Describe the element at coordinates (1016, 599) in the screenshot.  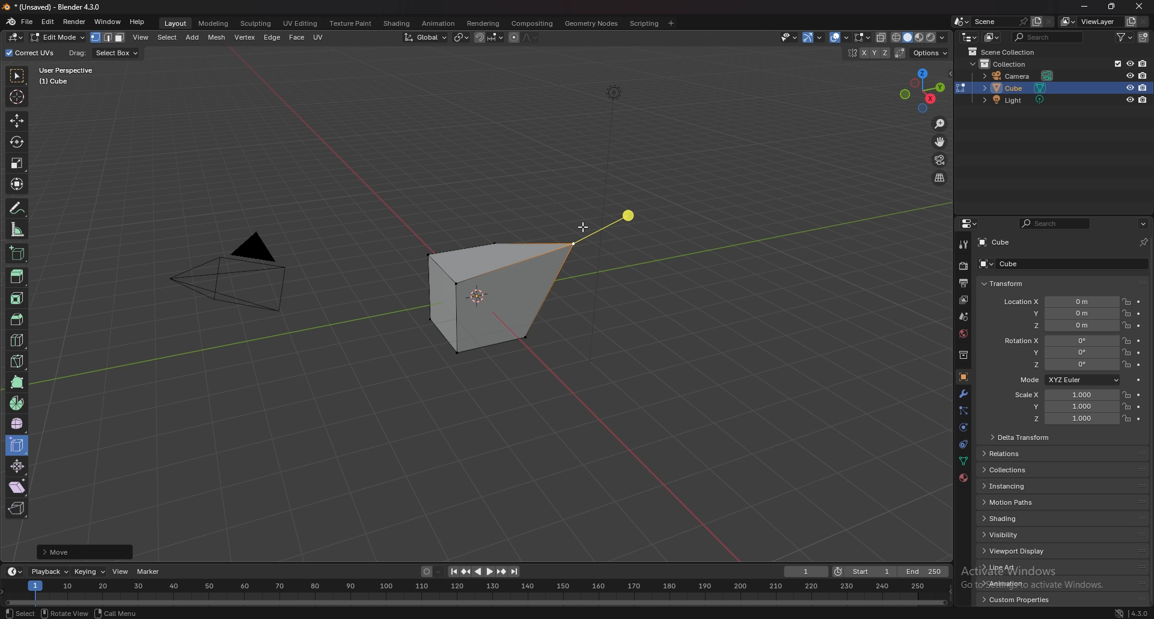
I see `custom properties` at that location.